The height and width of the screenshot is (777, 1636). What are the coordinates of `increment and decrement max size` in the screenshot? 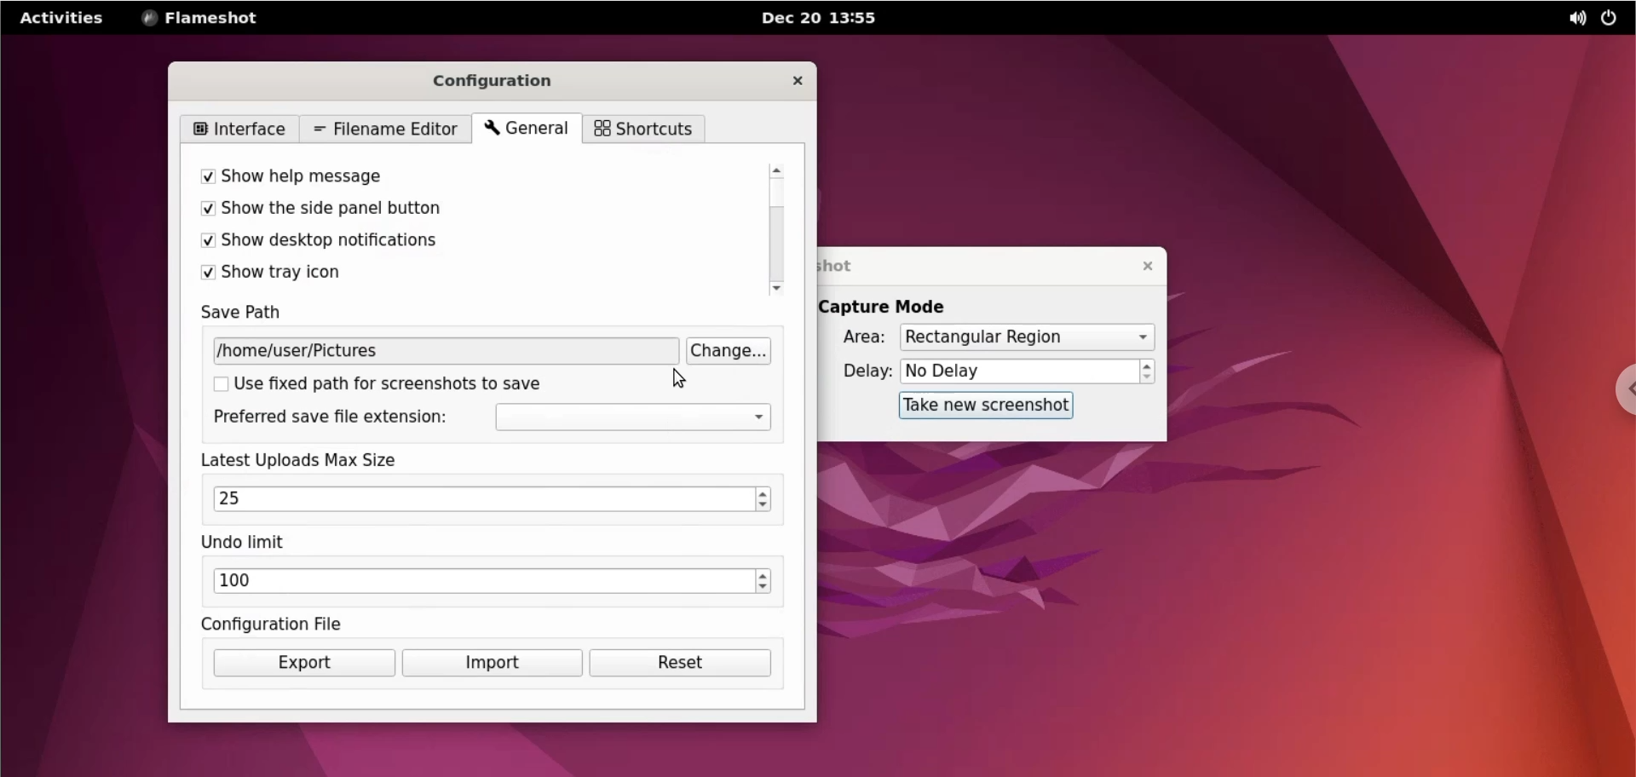 It's located at (765, 501).